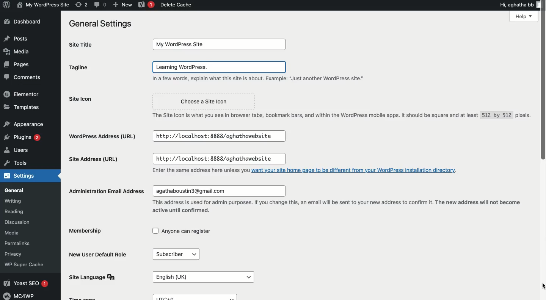 This screenshot has height=300, width=546. I want to click on Enter the same address here unless you, so click(196, 170).